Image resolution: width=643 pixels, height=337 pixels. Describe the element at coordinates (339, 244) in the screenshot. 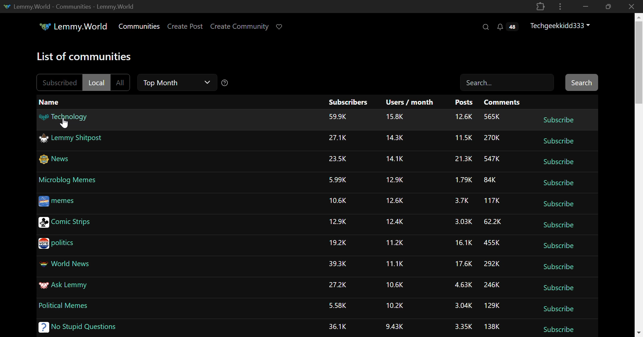

I see `19.2K` at that location.